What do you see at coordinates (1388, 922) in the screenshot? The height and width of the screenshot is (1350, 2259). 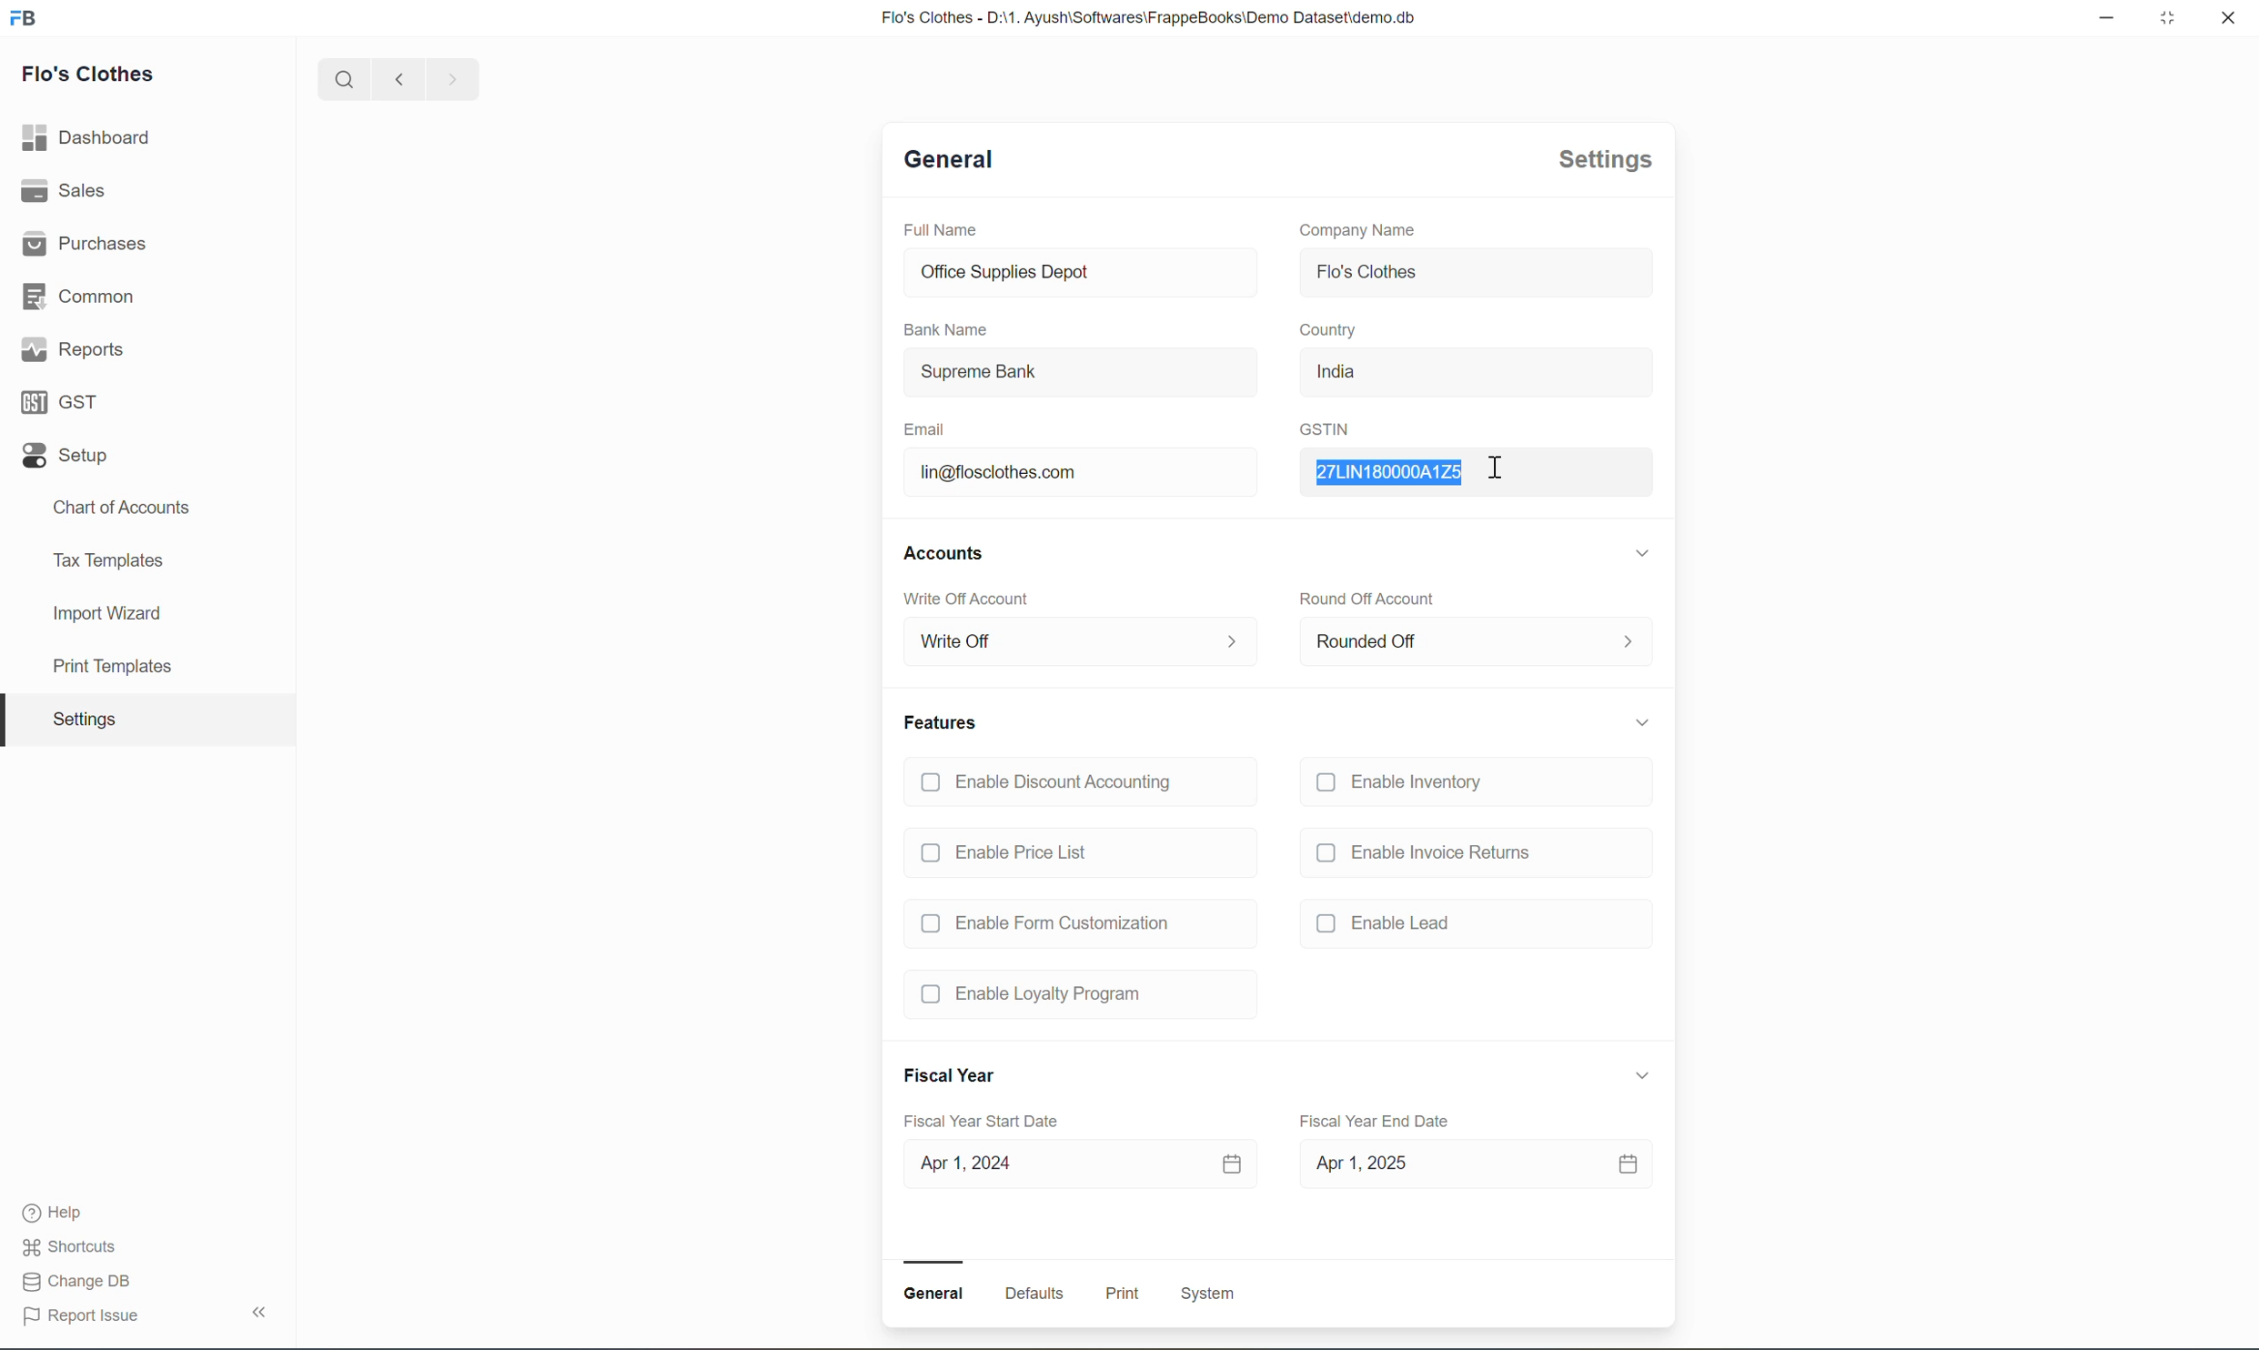 I see `(J Enable Lead` at bounding box center [1388, 922].